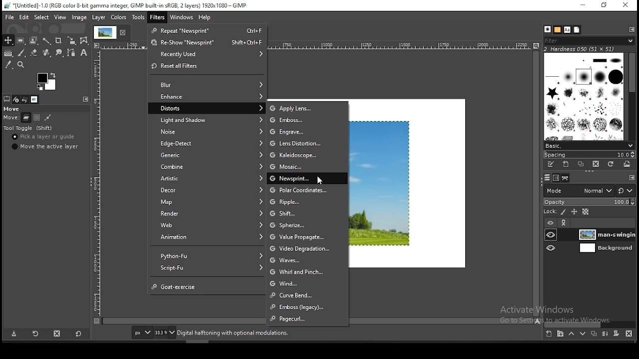 This screenshot has width=639, height=359. I want to click on blend mode, so click(578, 190).